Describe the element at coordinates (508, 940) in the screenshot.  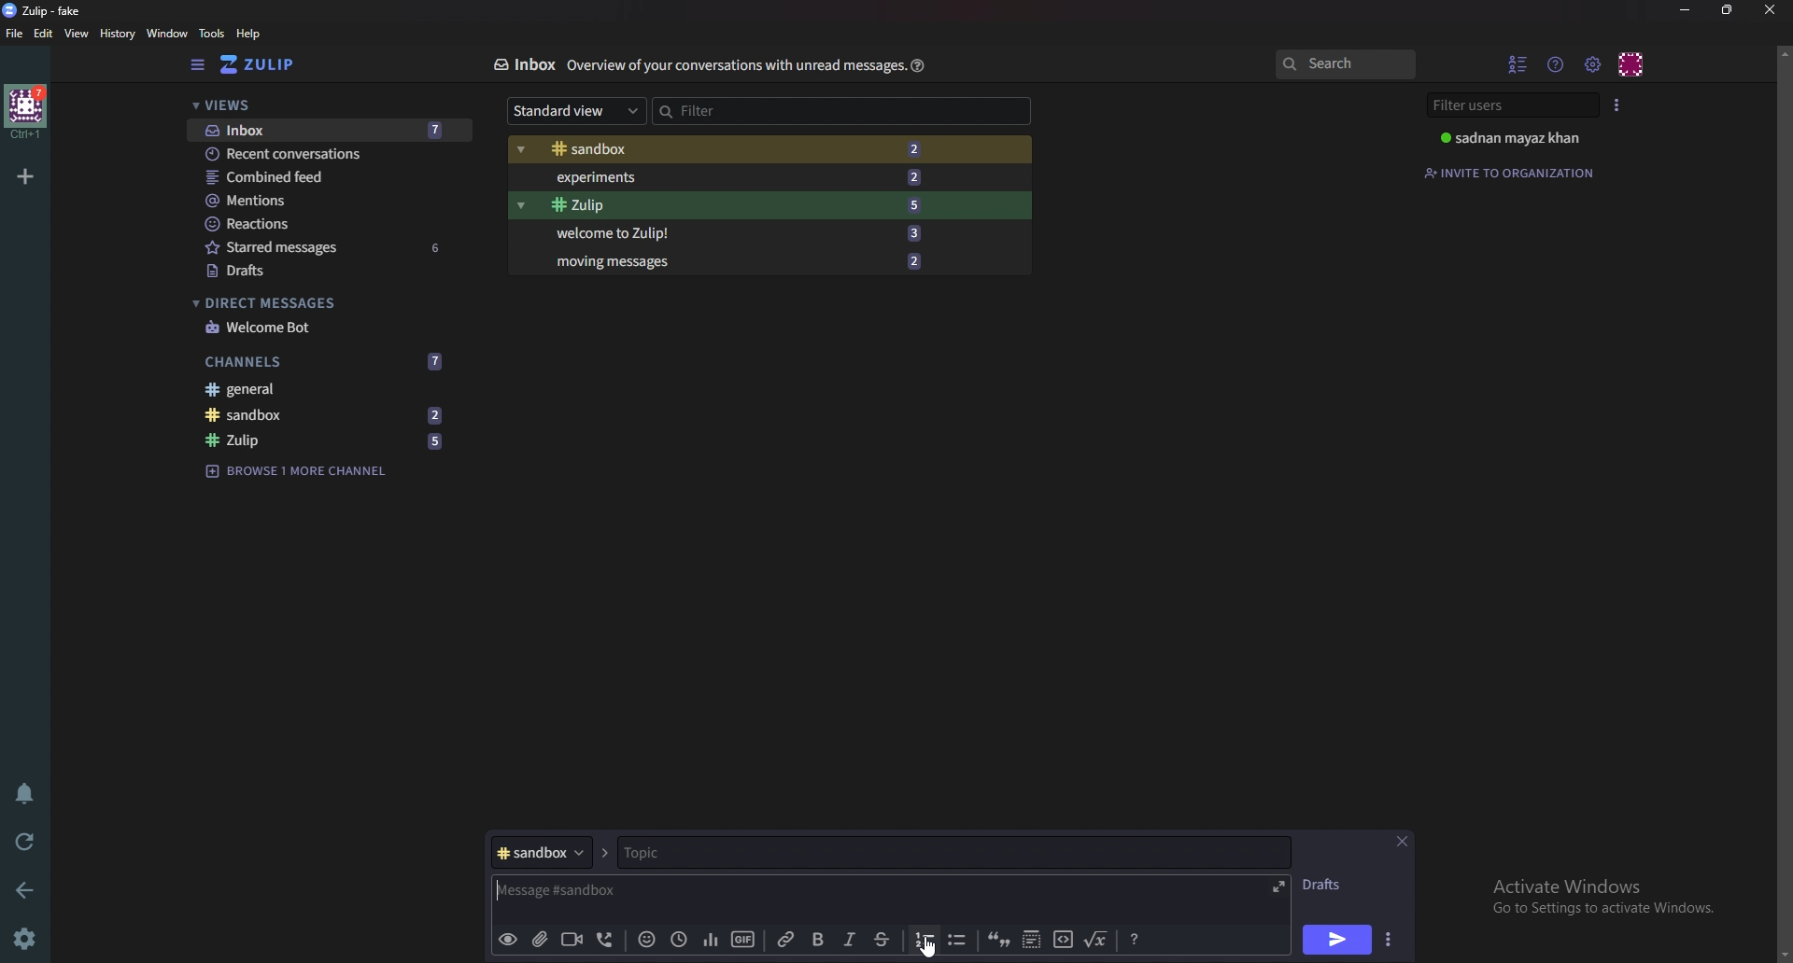
I see `Preview` at that location.